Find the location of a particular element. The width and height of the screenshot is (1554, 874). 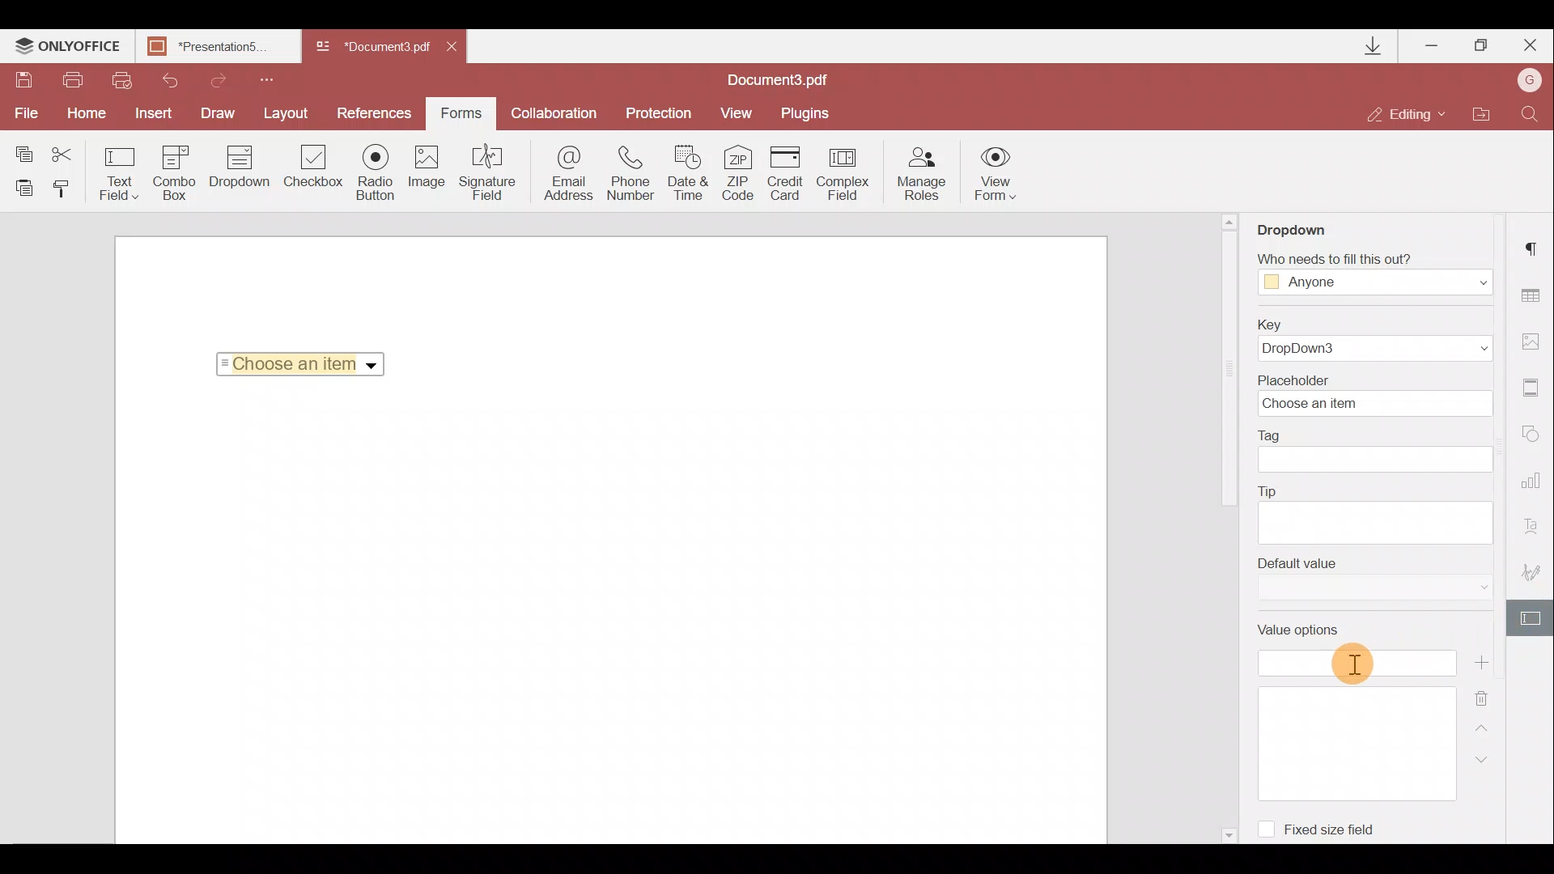

Phone number is located at coordinates (633, 173).